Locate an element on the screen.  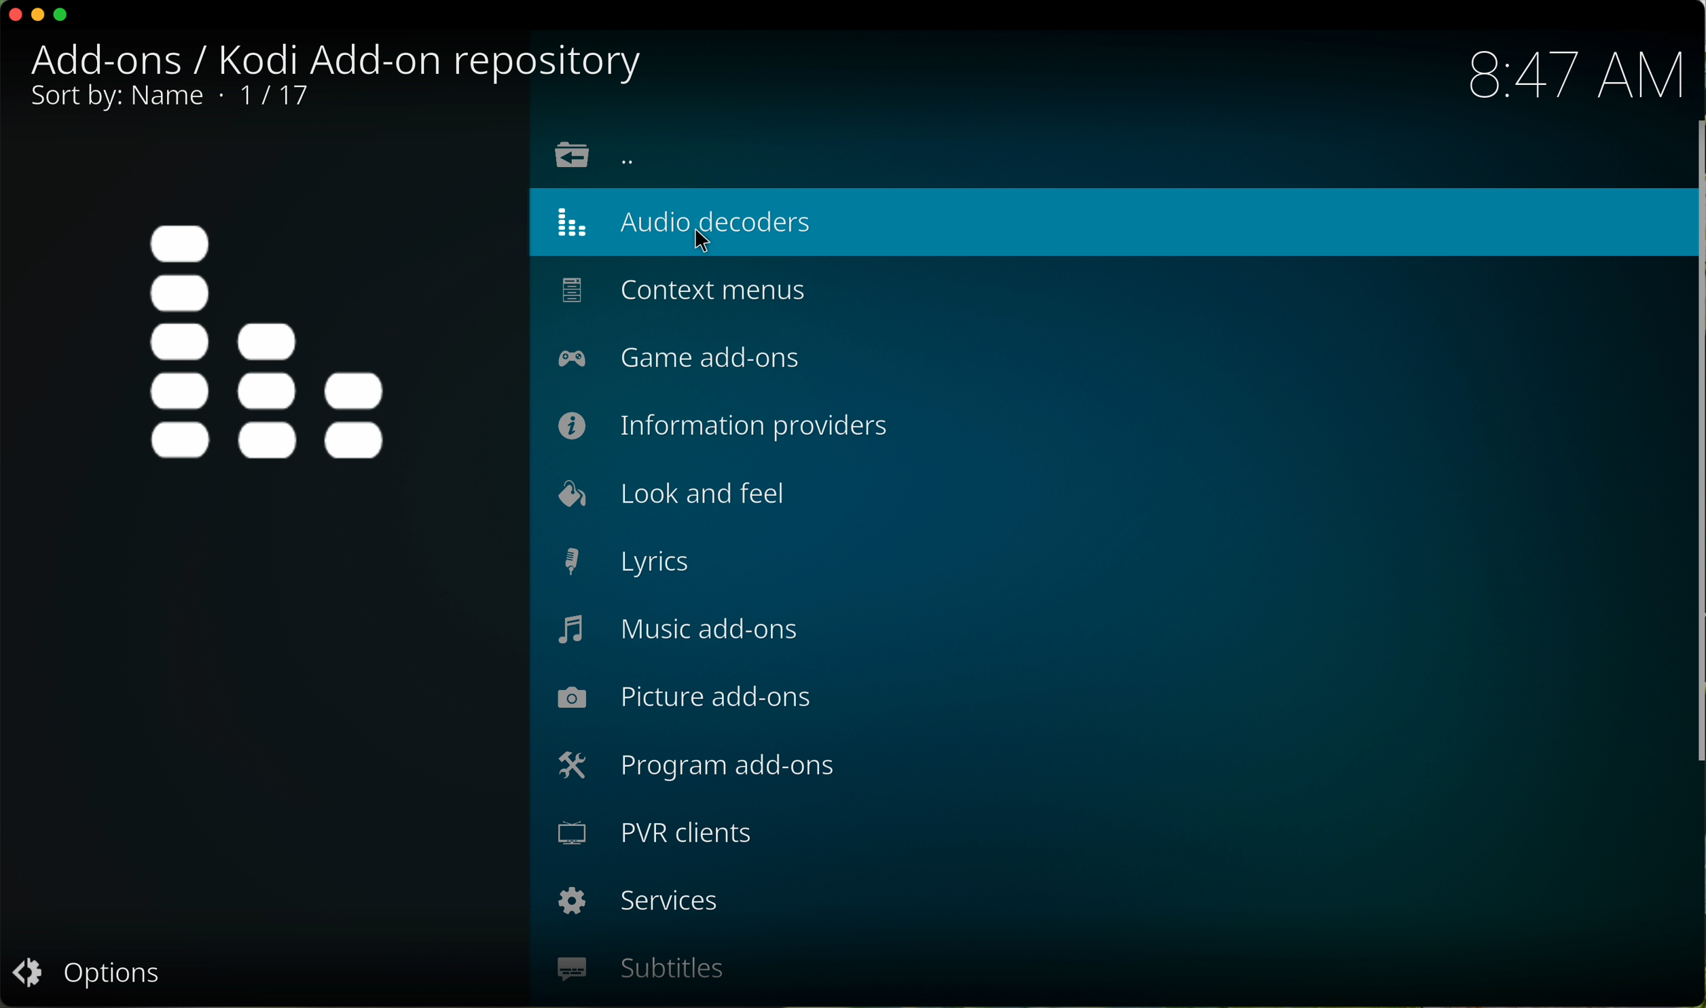
click on audio decoders is located at coordinates (1100, 223).